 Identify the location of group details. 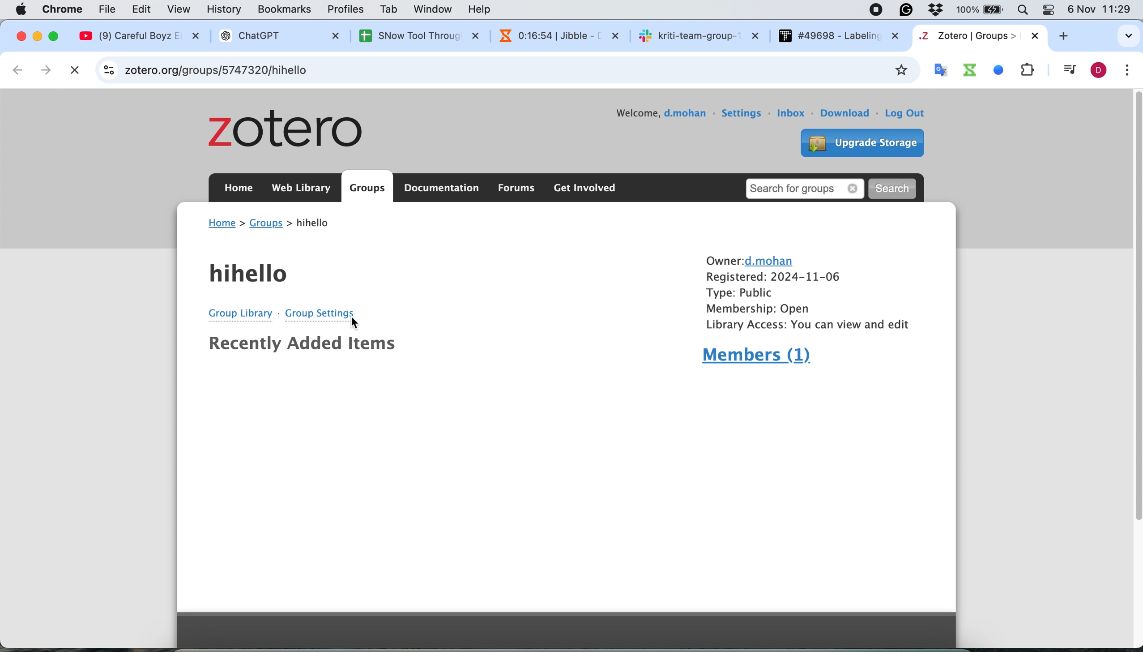
(806, 292).